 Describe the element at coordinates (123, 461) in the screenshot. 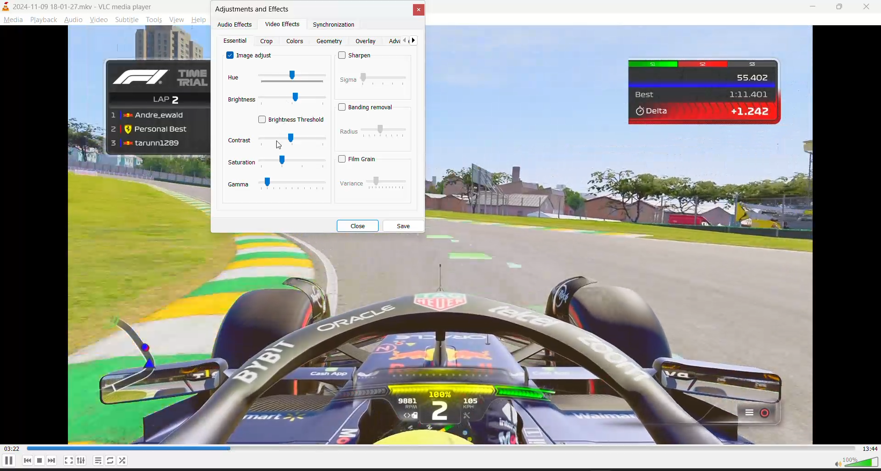

I see `loop` at that location.